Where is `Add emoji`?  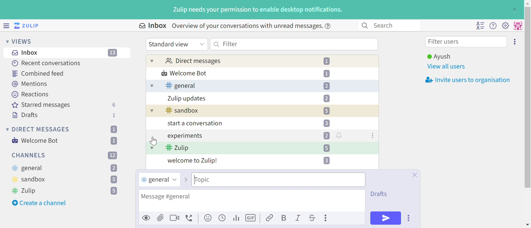
Add emoji is located at coordinates (208, 218).